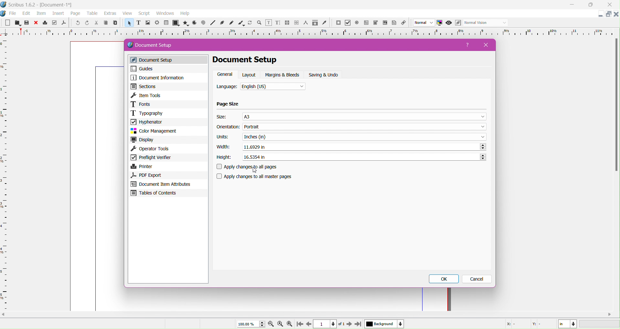 The height and width of the screenshot is (329, 620). I want to click on script menu, so click(145, 14).